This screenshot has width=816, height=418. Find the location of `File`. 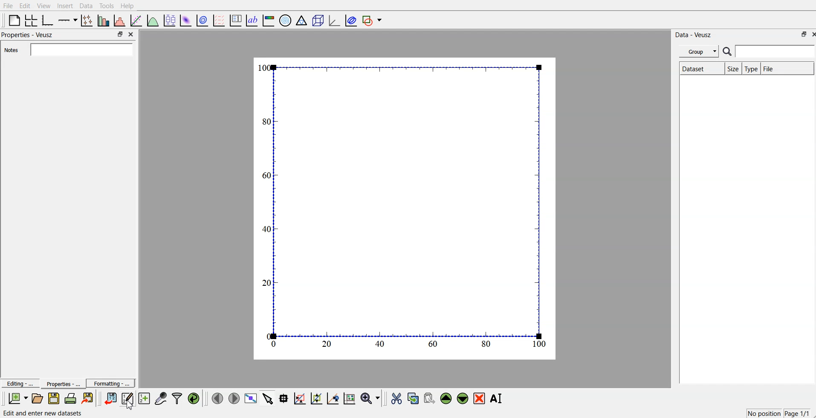

File is located at coordinates (787, 68).